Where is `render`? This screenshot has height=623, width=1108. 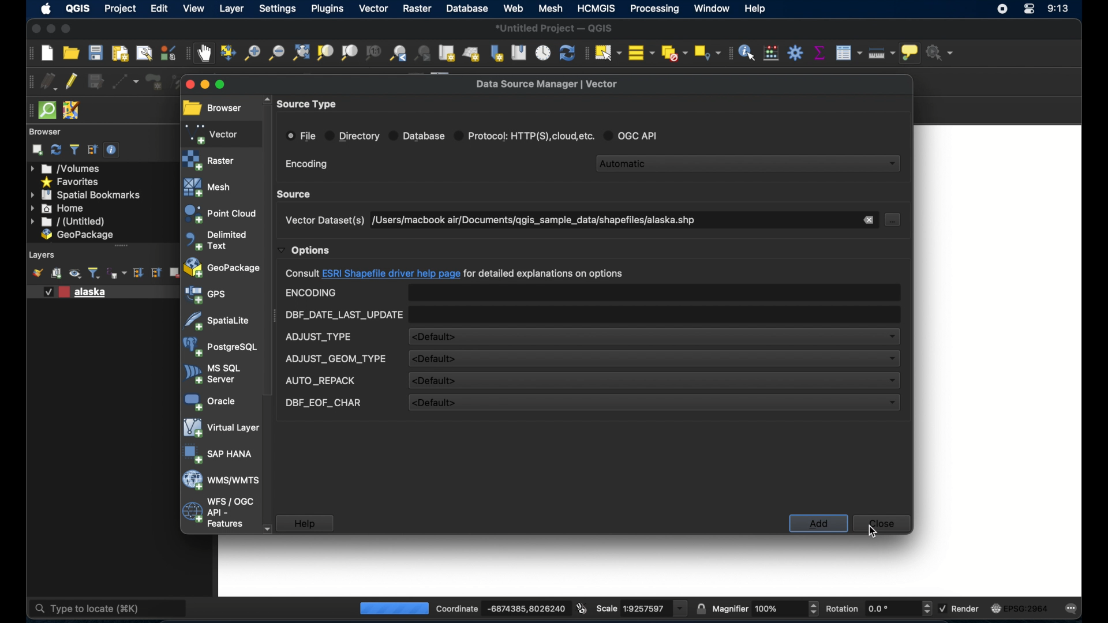 render is located at coordinates (960, 608).